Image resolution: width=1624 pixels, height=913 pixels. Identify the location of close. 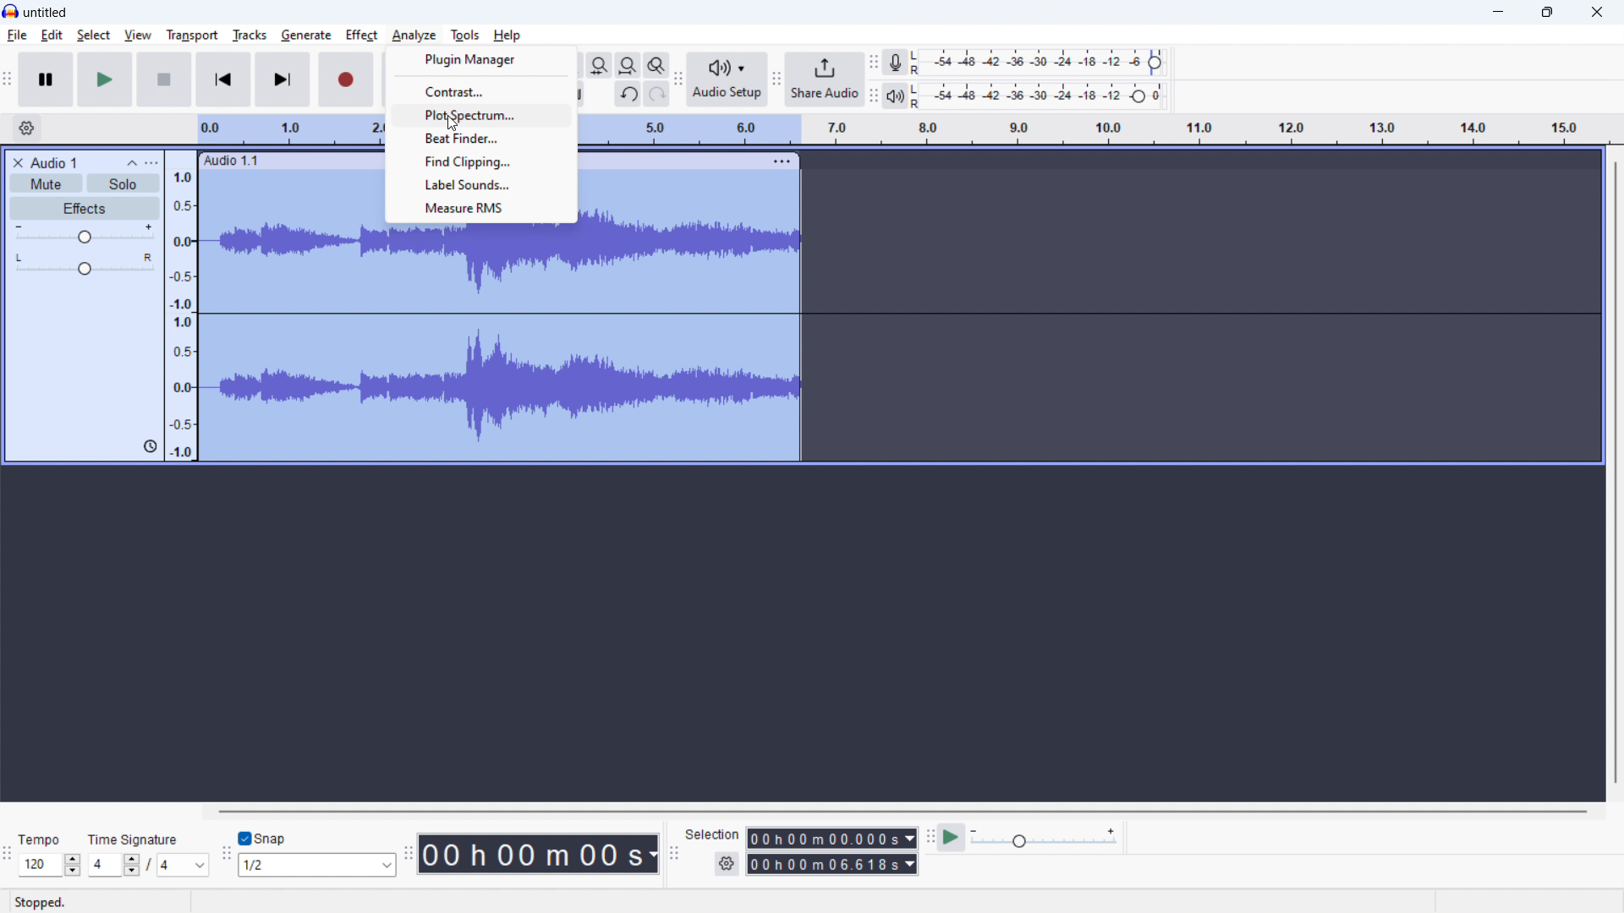
(1597, 12).